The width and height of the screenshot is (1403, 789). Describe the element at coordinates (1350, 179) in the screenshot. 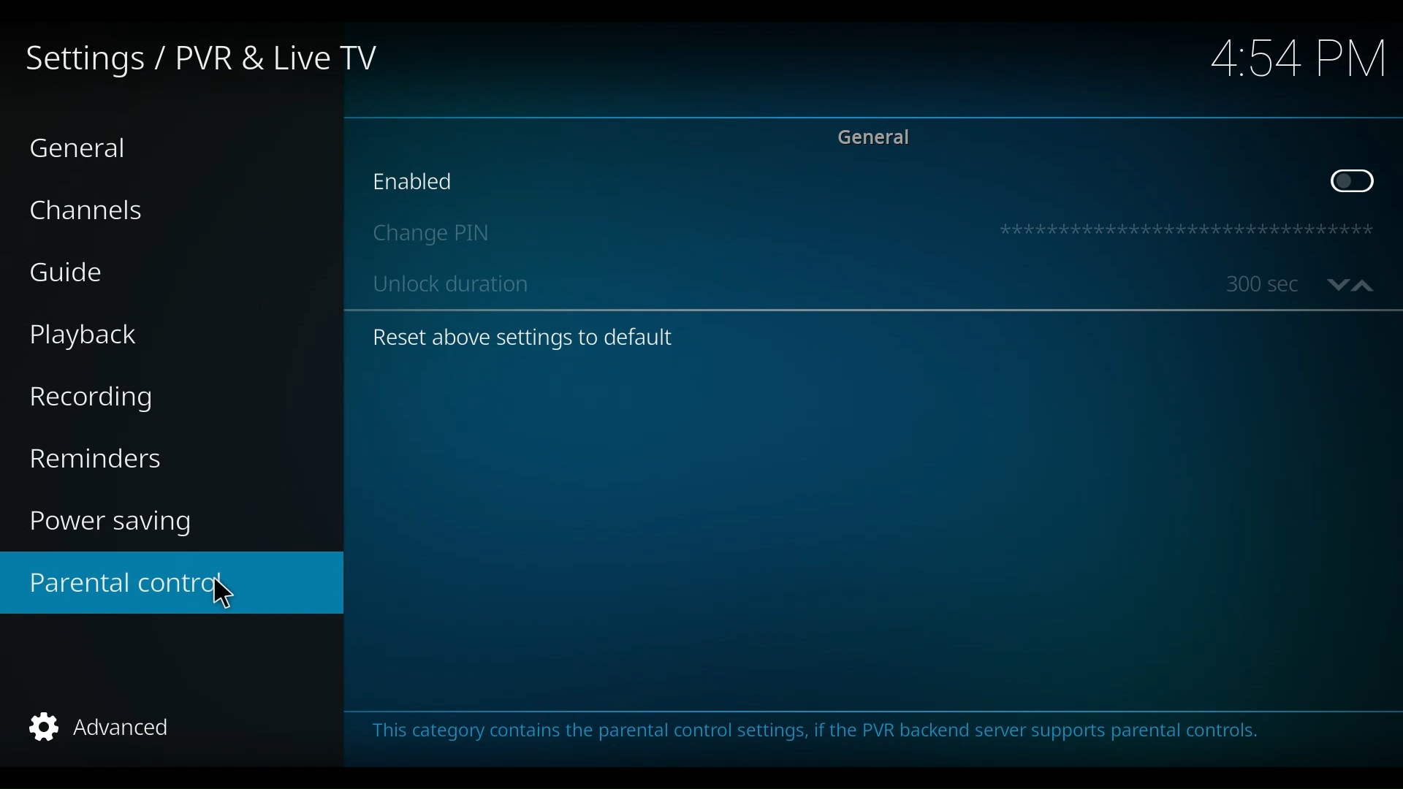

I see `Toggle on/off` at that location.